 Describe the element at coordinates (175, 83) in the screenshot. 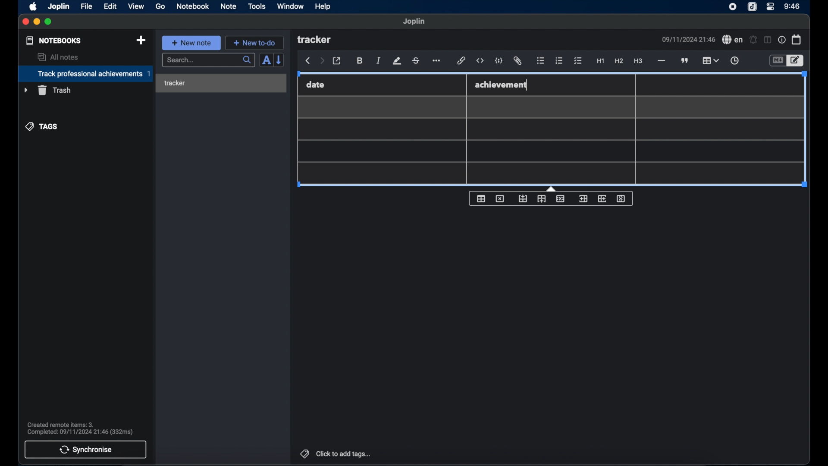

I see `tracker` at that location.